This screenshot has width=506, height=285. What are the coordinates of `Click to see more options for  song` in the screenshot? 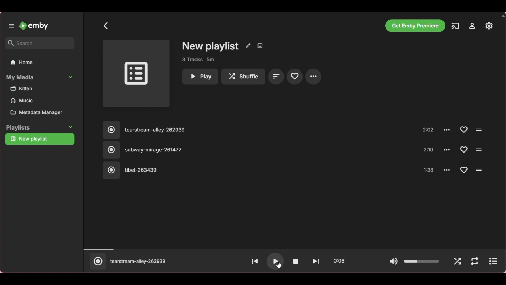 It's located at (447, 130).